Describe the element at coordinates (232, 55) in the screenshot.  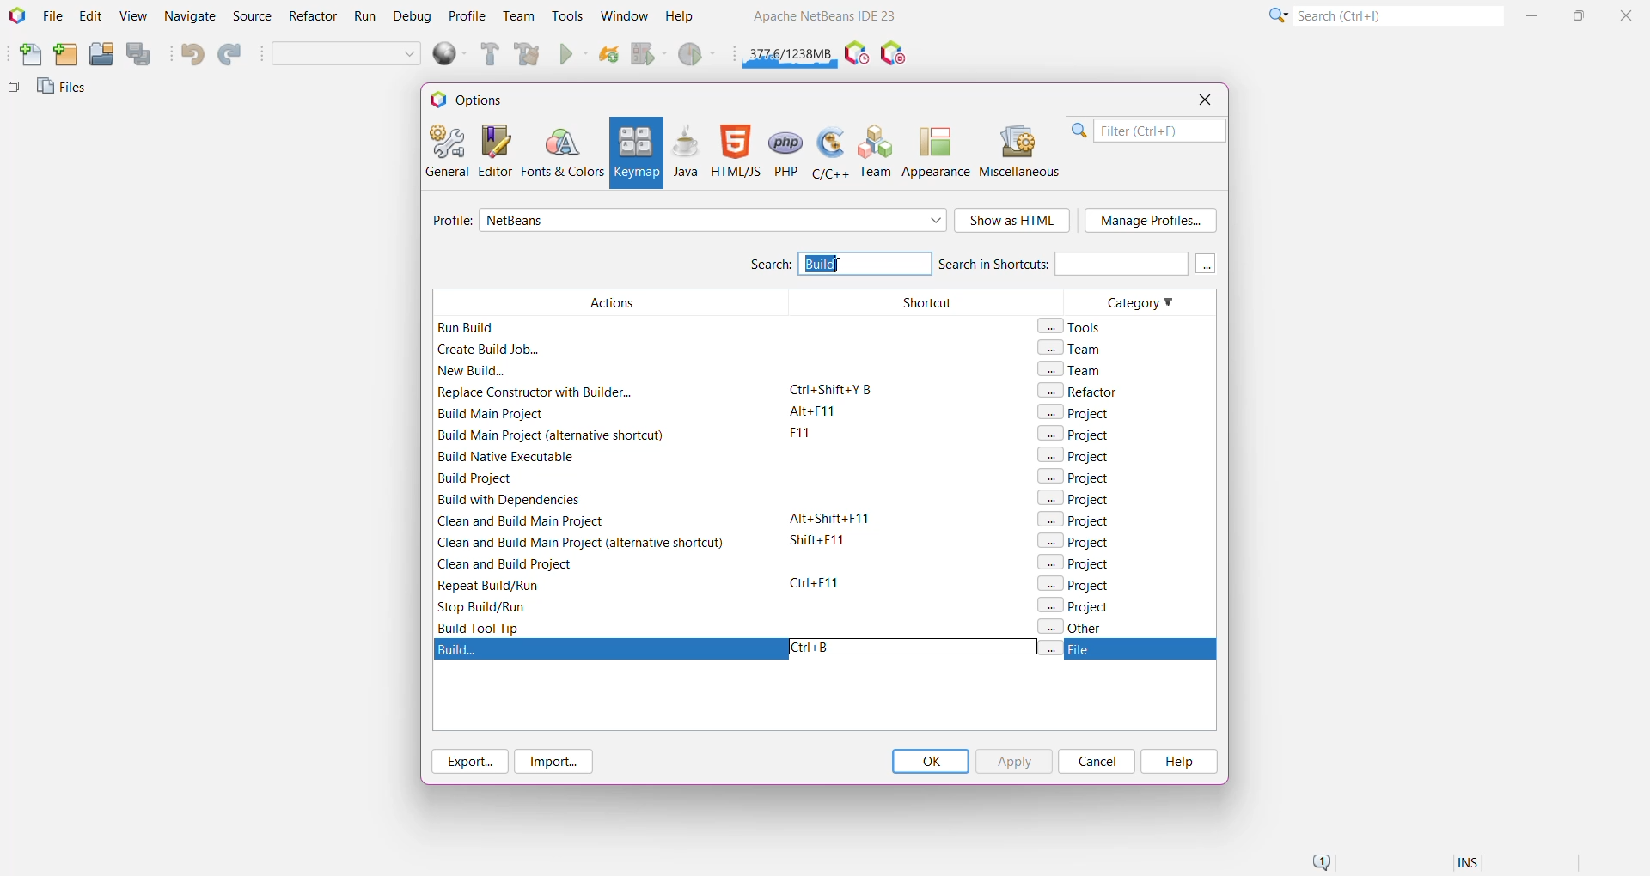
I see `Redo` at that location.